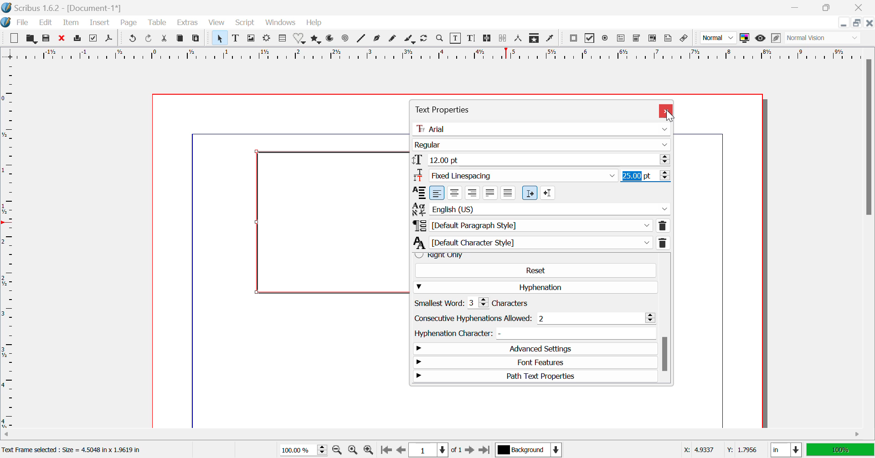 Image resolution: width=875 pixels, height=458 pixels. I want to click on Zoom, so click(441, 40).